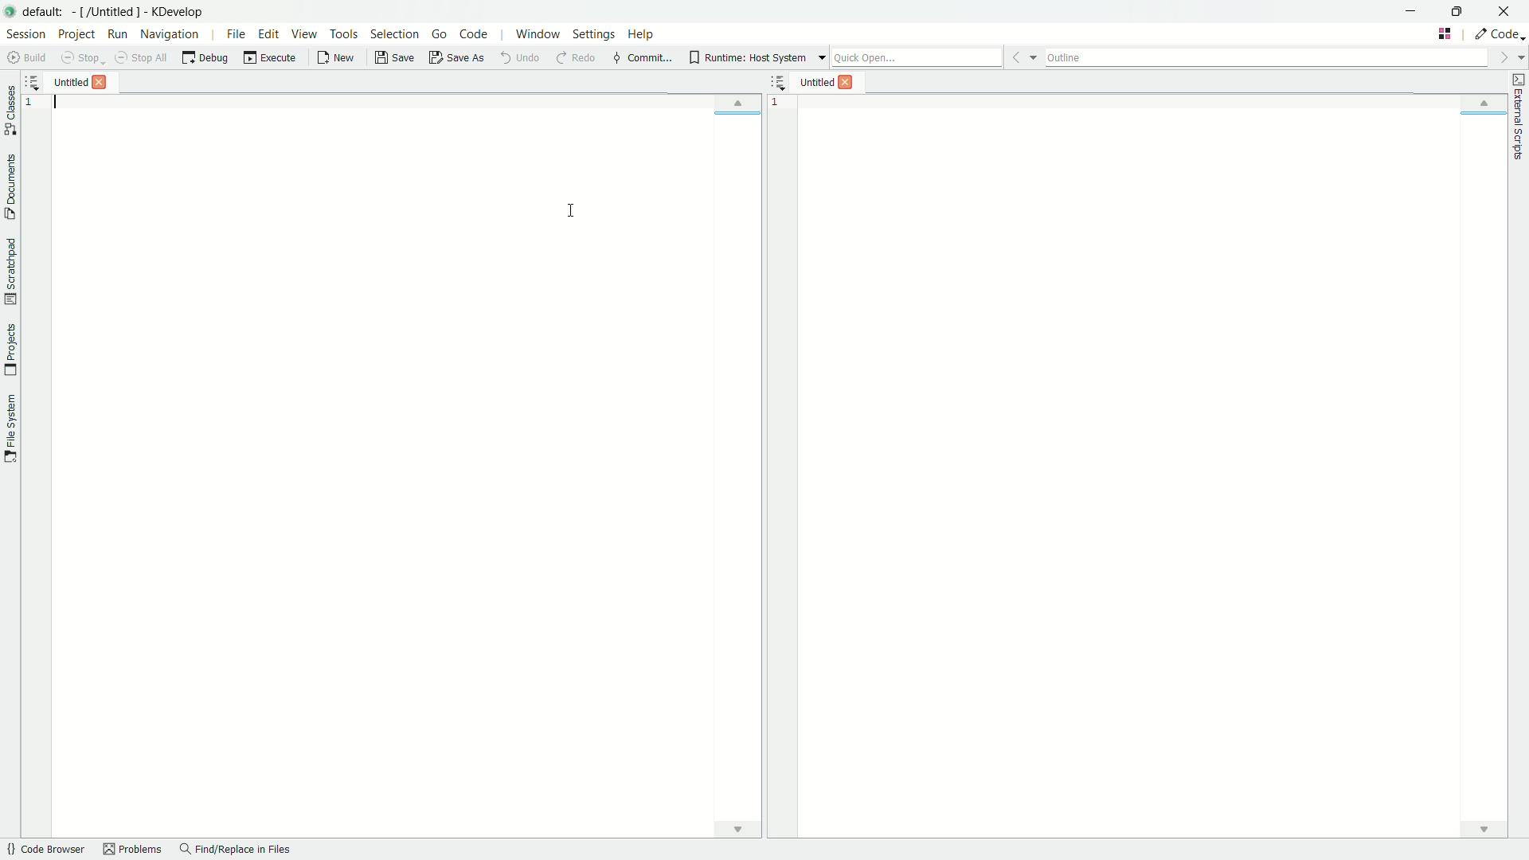 Image resolution: width=1529 pixels, height=860 pixels. I want to click on file menu, so click(238, 33).